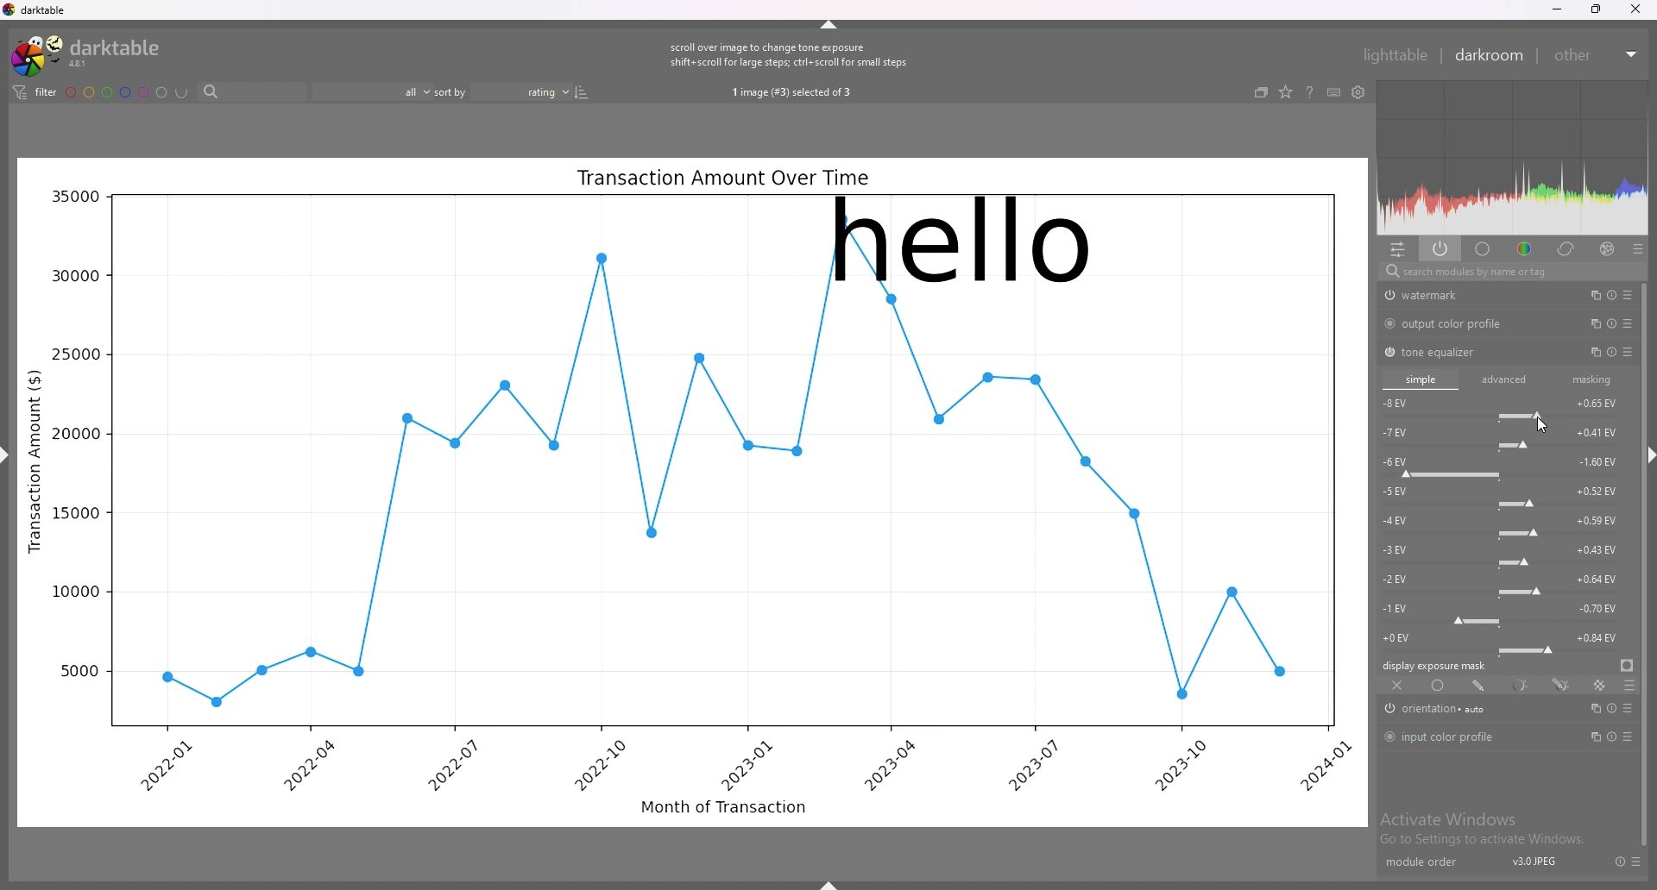 The width and height of the screenshot is (1657, 890). Describe the element at coordinates (1324, 766) in the screenshot. I see `2024-01` at that location.